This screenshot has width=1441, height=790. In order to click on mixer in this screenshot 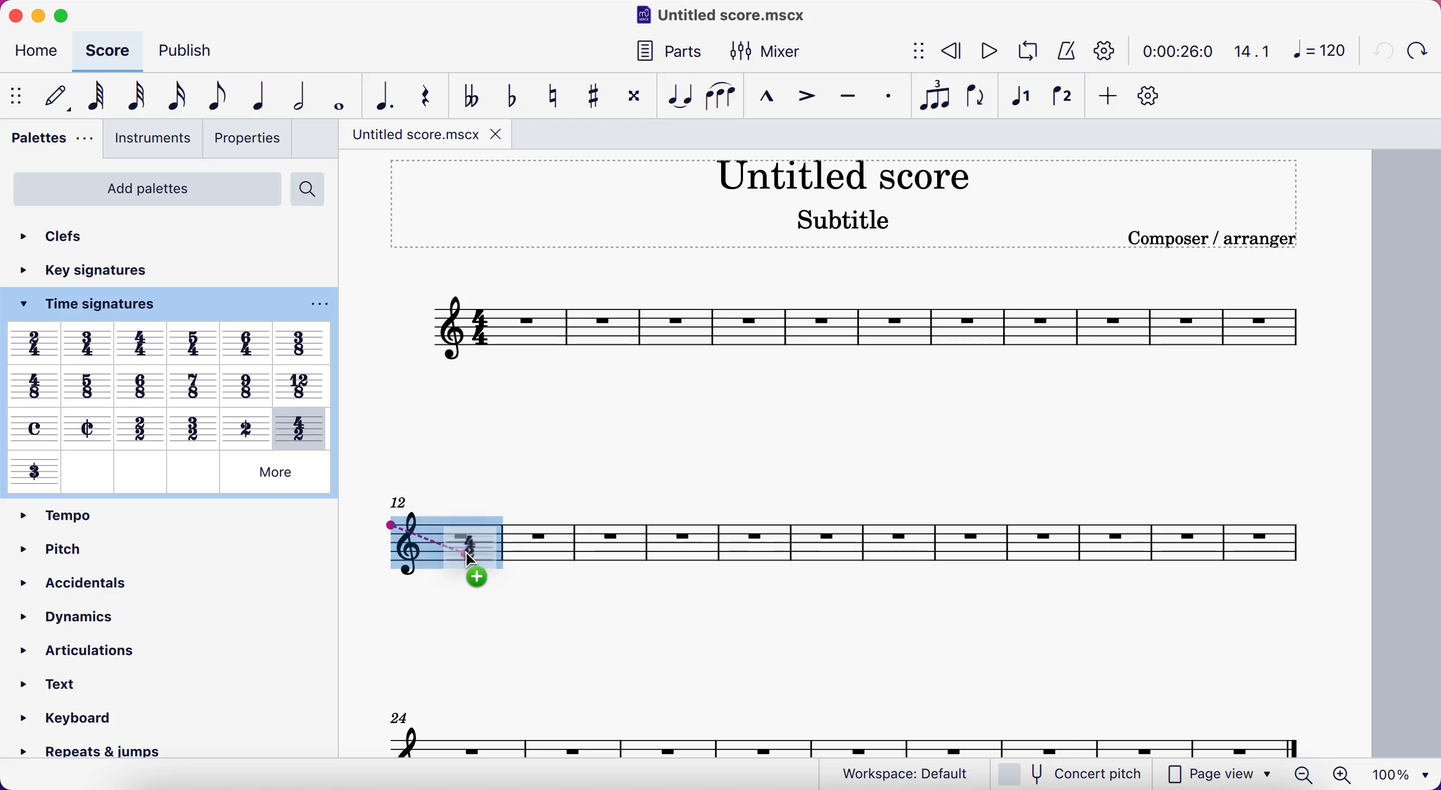, I will do `click(767, 50)`.